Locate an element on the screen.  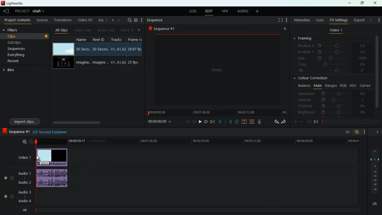
tilt is located at coordinates (332, 71).